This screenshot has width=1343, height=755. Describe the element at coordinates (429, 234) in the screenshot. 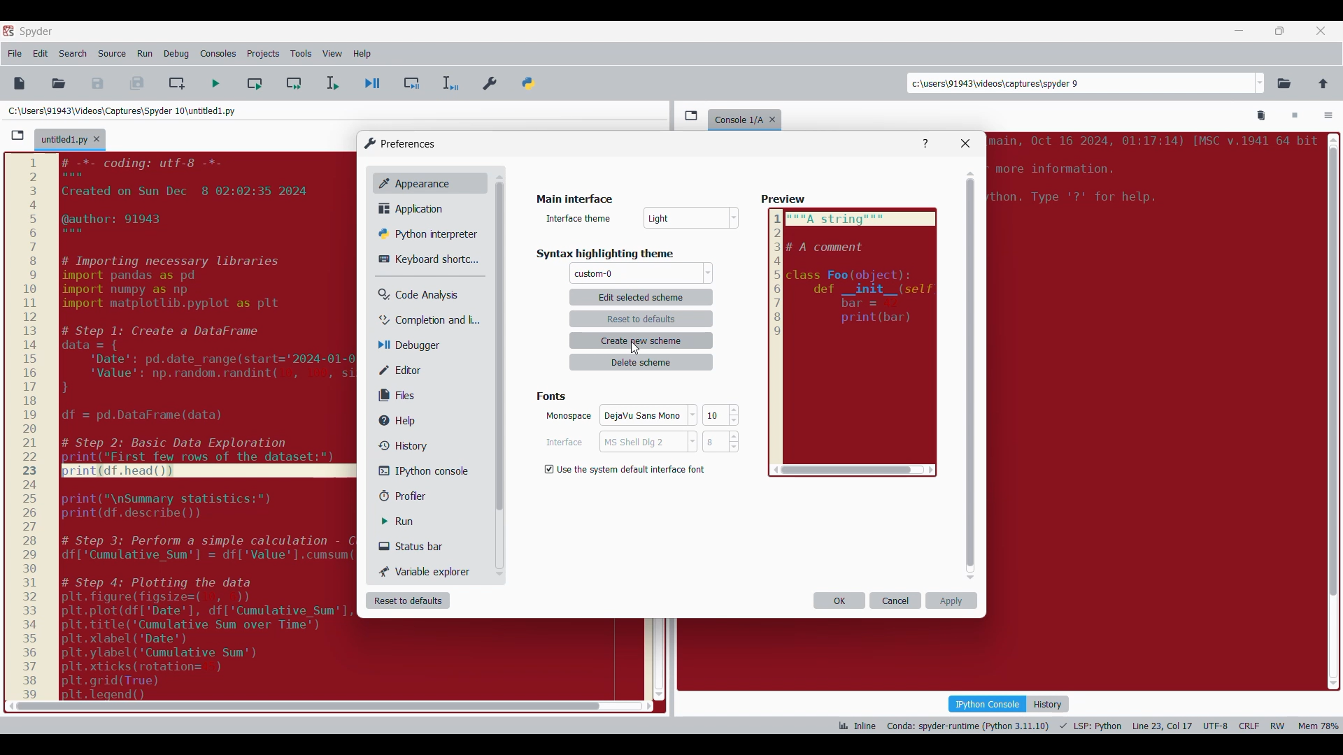

I see `Python interpreter` at that location.